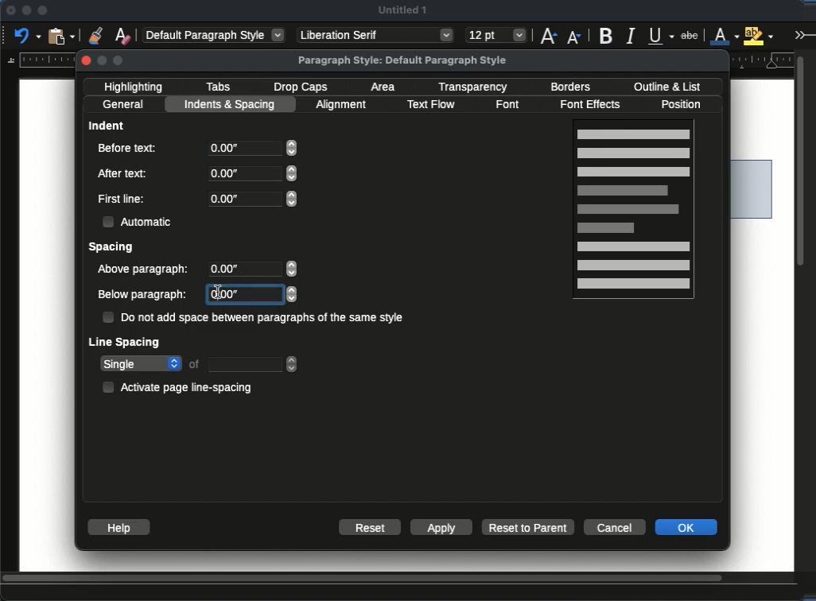  I want to click on transparency, so click(474, 87).